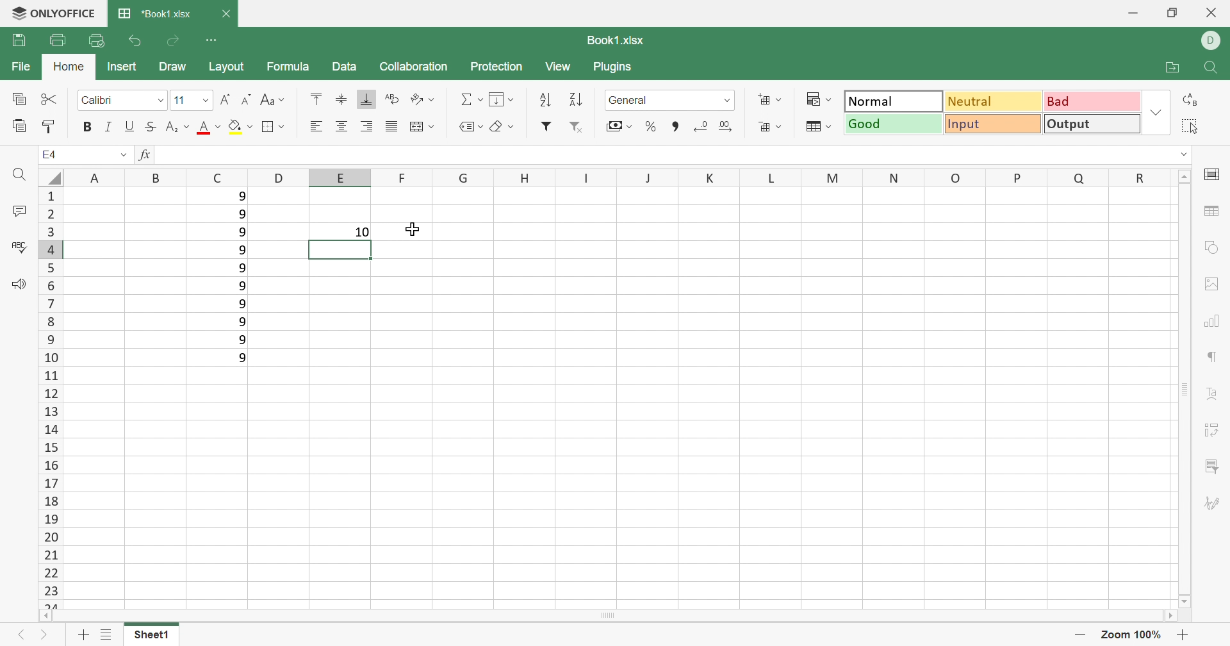  Describe the element at coordinates (471, 100) in the screenshot. I see `Summation` at that location.